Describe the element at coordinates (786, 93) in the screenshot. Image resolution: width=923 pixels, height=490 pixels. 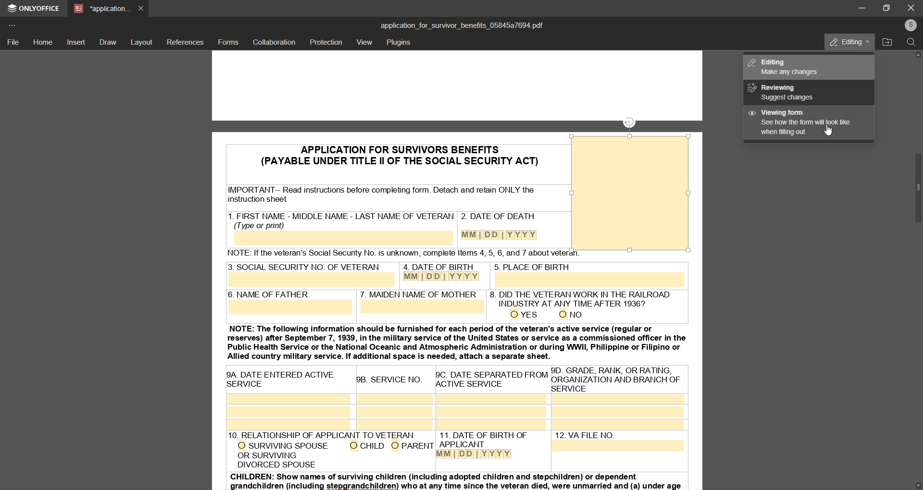
I see `reviewing` at that location.